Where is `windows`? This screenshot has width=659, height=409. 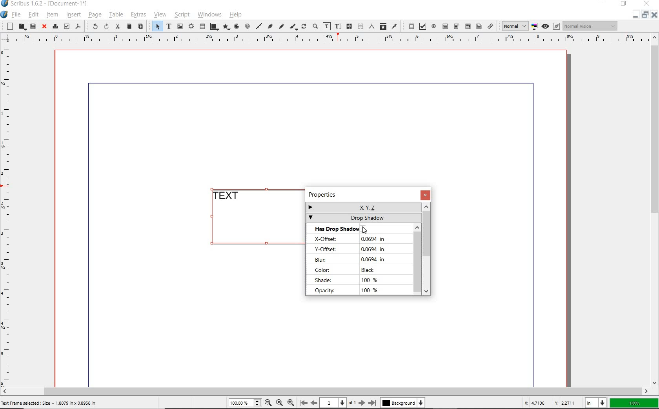 windows is located at coordinates (210, 15).